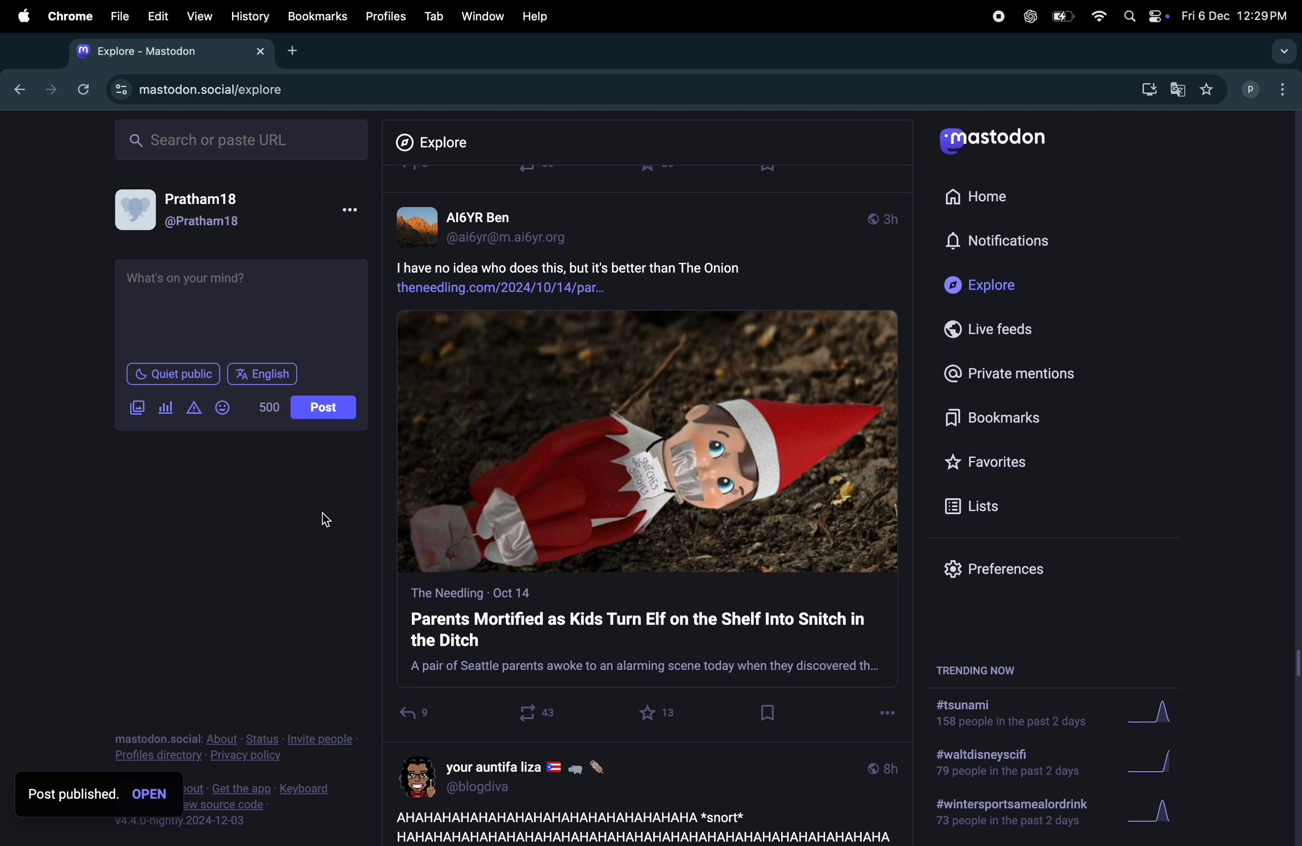  I want to click on Notifications, so click(1001, 242).